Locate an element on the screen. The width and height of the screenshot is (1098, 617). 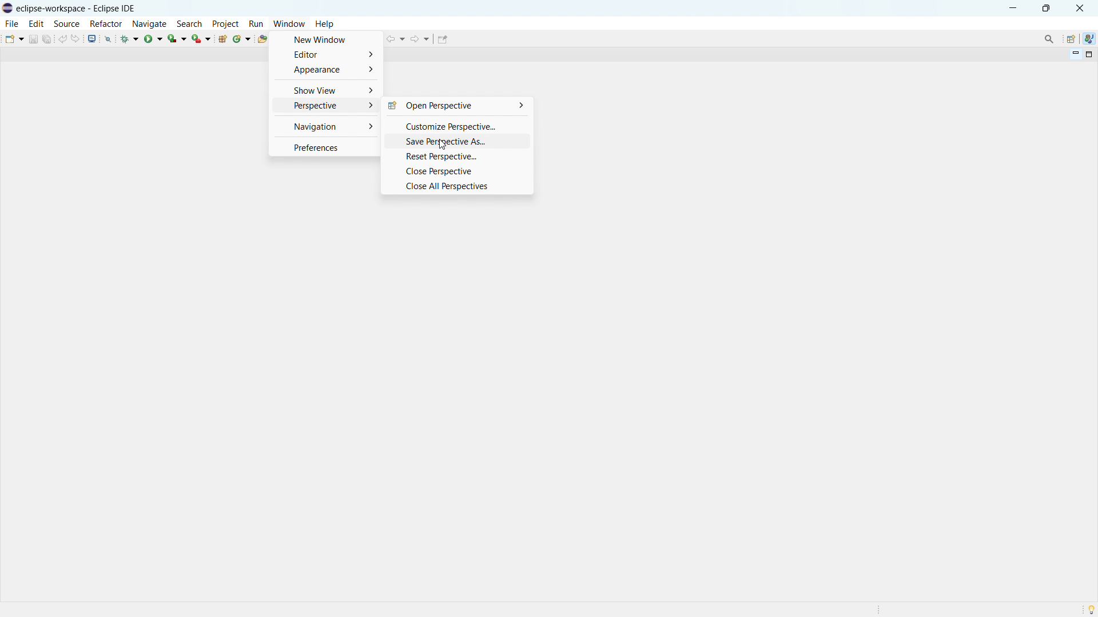
preferences is located at coordinates (325, 147).